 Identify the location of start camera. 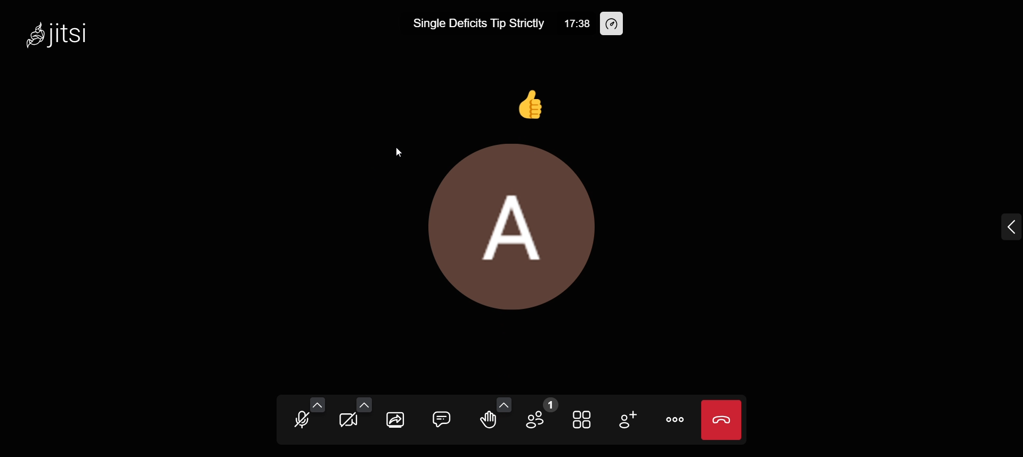
(348, 421).